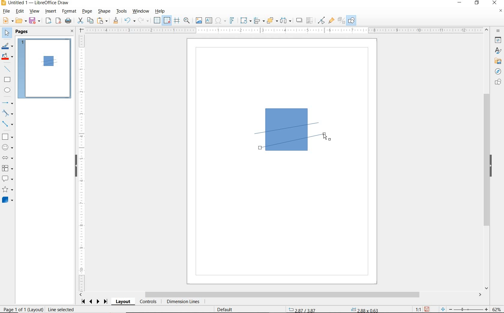 The height and width of the screenshot is (313, 504). What do you see at coordinates (272, 20) in the screenshot?
I see `ARRANGE` at bounding box center [272, 20].